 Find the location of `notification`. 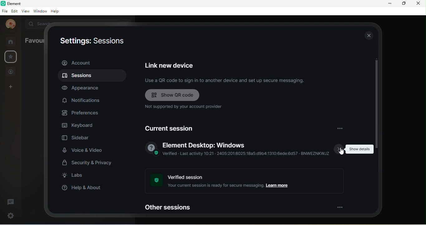

notification is located at coordinates (83, 100).